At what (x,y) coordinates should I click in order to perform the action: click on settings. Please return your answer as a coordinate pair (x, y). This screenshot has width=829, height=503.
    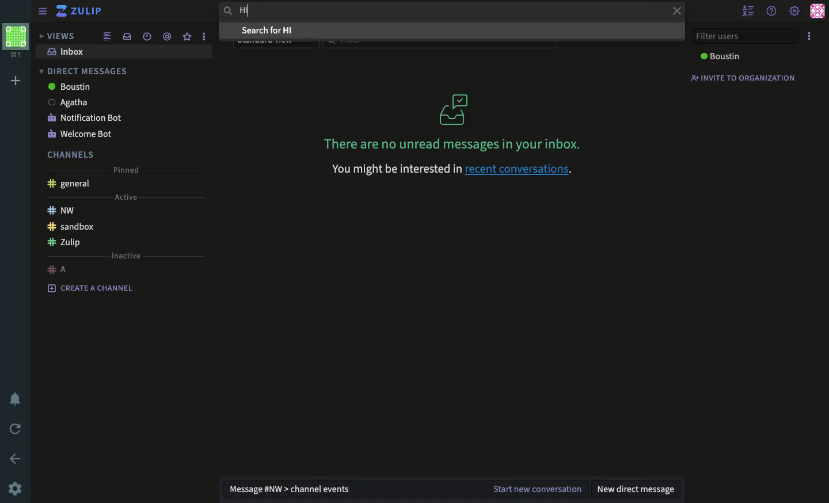
    Looking at the image, I should click on (795, 11).